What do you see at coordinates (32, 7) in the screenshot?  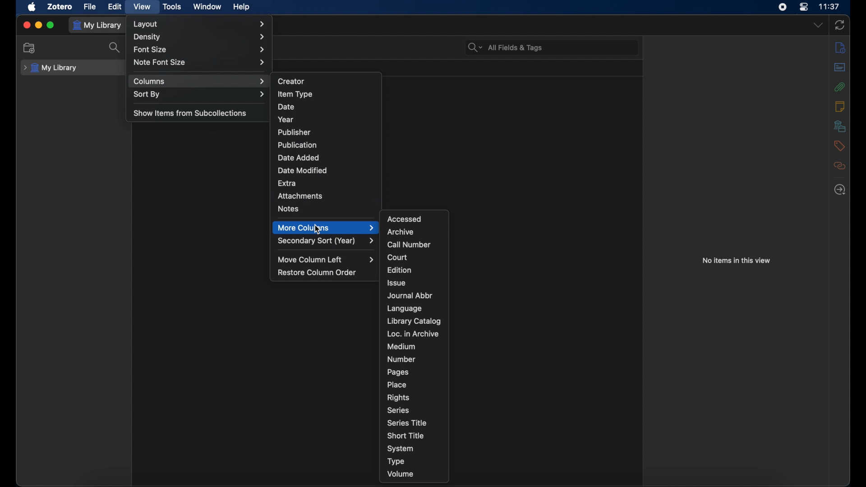 I see `apple` at bounding box center [32, 7].